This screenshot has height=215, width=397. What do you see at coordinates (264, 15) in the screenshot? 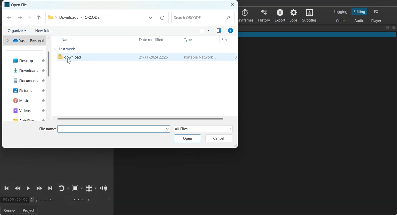
I see `History` at bounding box center [264, 15].